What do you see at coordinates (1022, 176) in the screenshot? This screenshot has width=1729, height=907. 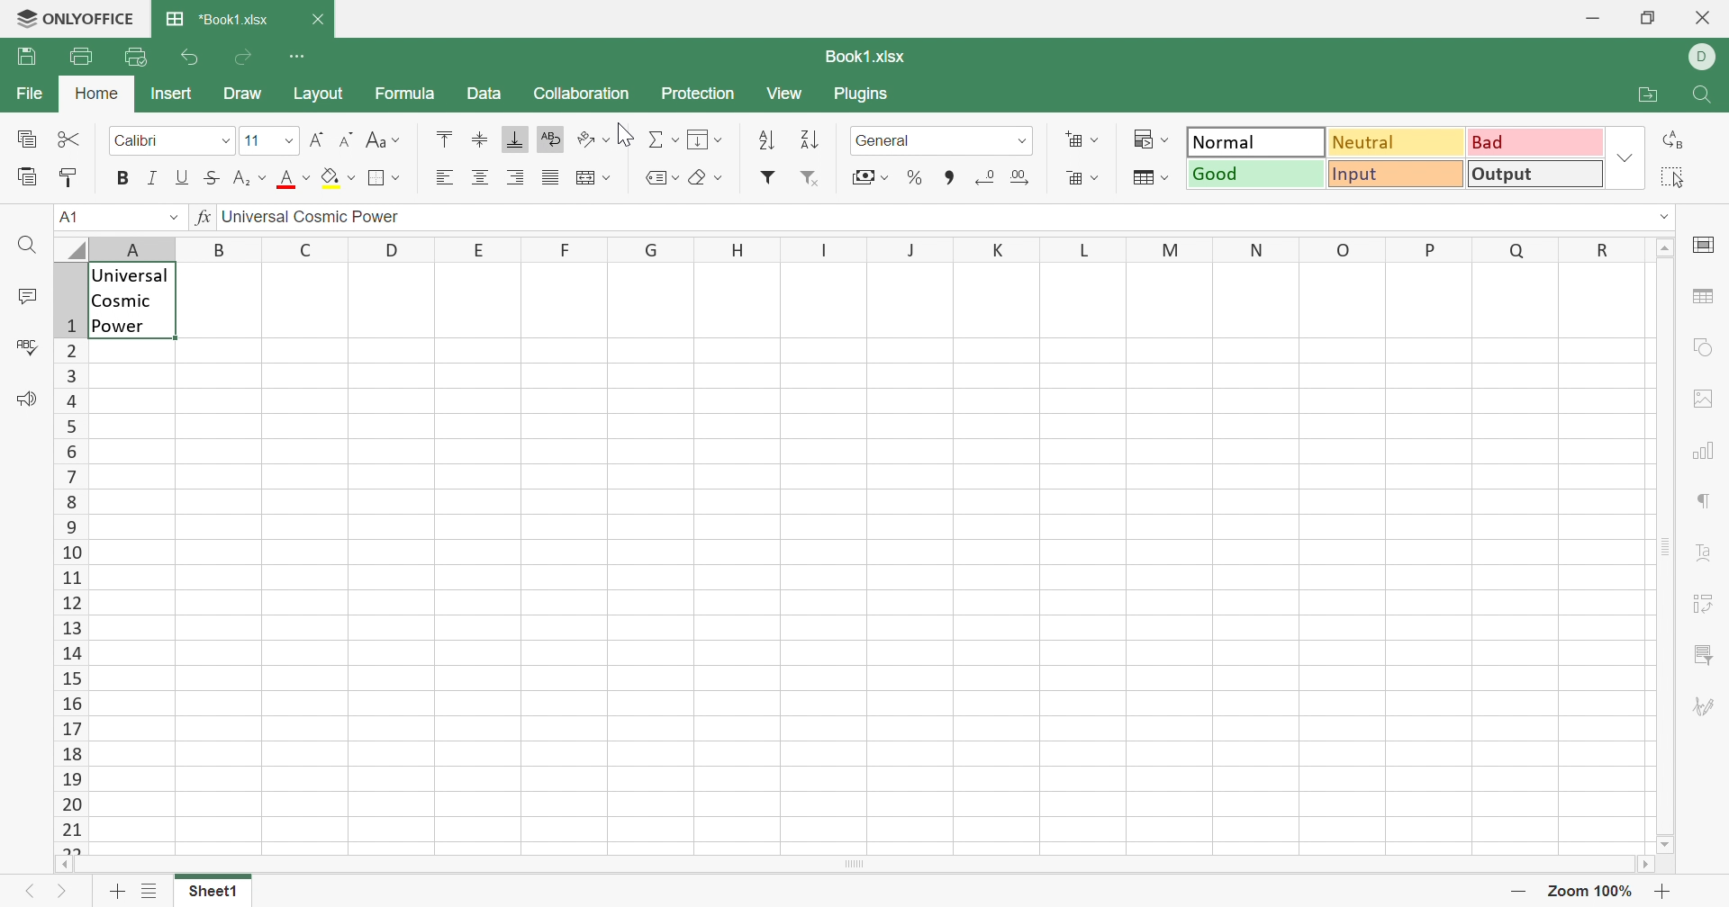 I see `Increase decimal` at bounding box center [1022, 176].